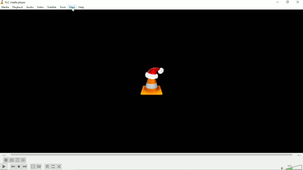  Describe the element at coordinates (17, 2) in the screenshot. I see `VLC media player` at that location.